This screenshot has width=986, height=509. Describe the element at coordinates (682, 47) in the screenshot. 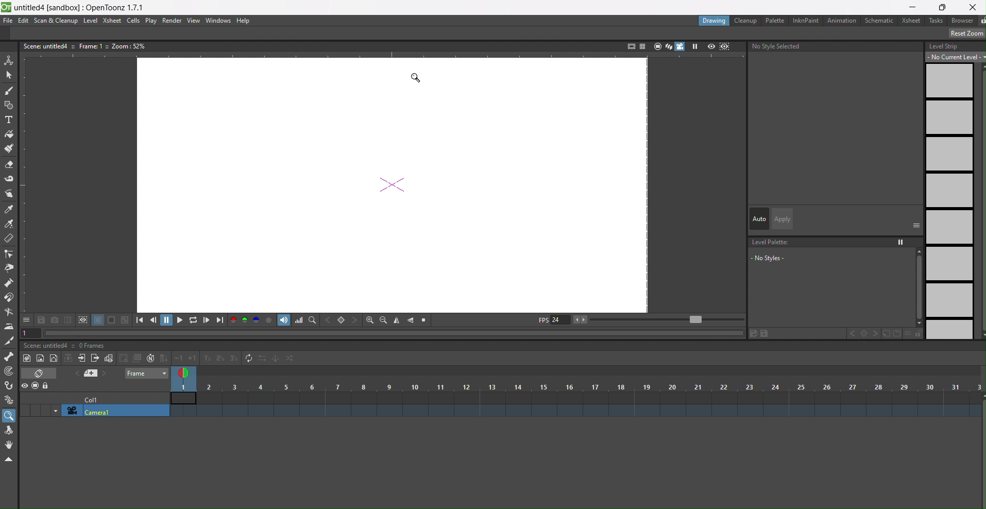

I see `camera toggle view` at that location.